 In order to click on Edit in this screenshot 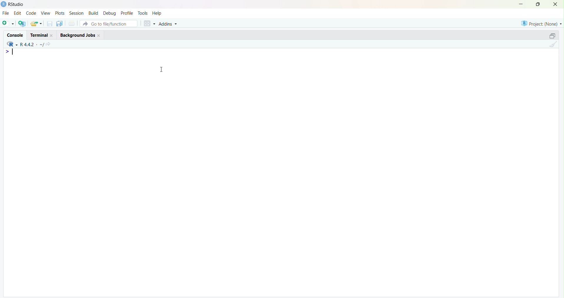, I will do `click(18, 12)`.